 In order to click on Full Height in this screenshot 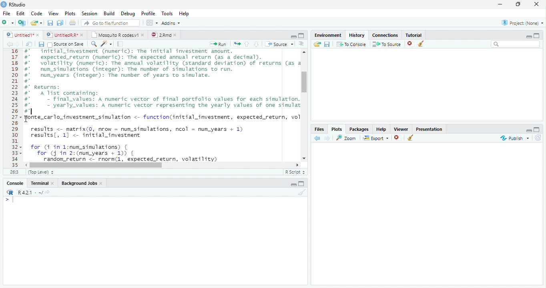, I will do `click(538, 129)`.